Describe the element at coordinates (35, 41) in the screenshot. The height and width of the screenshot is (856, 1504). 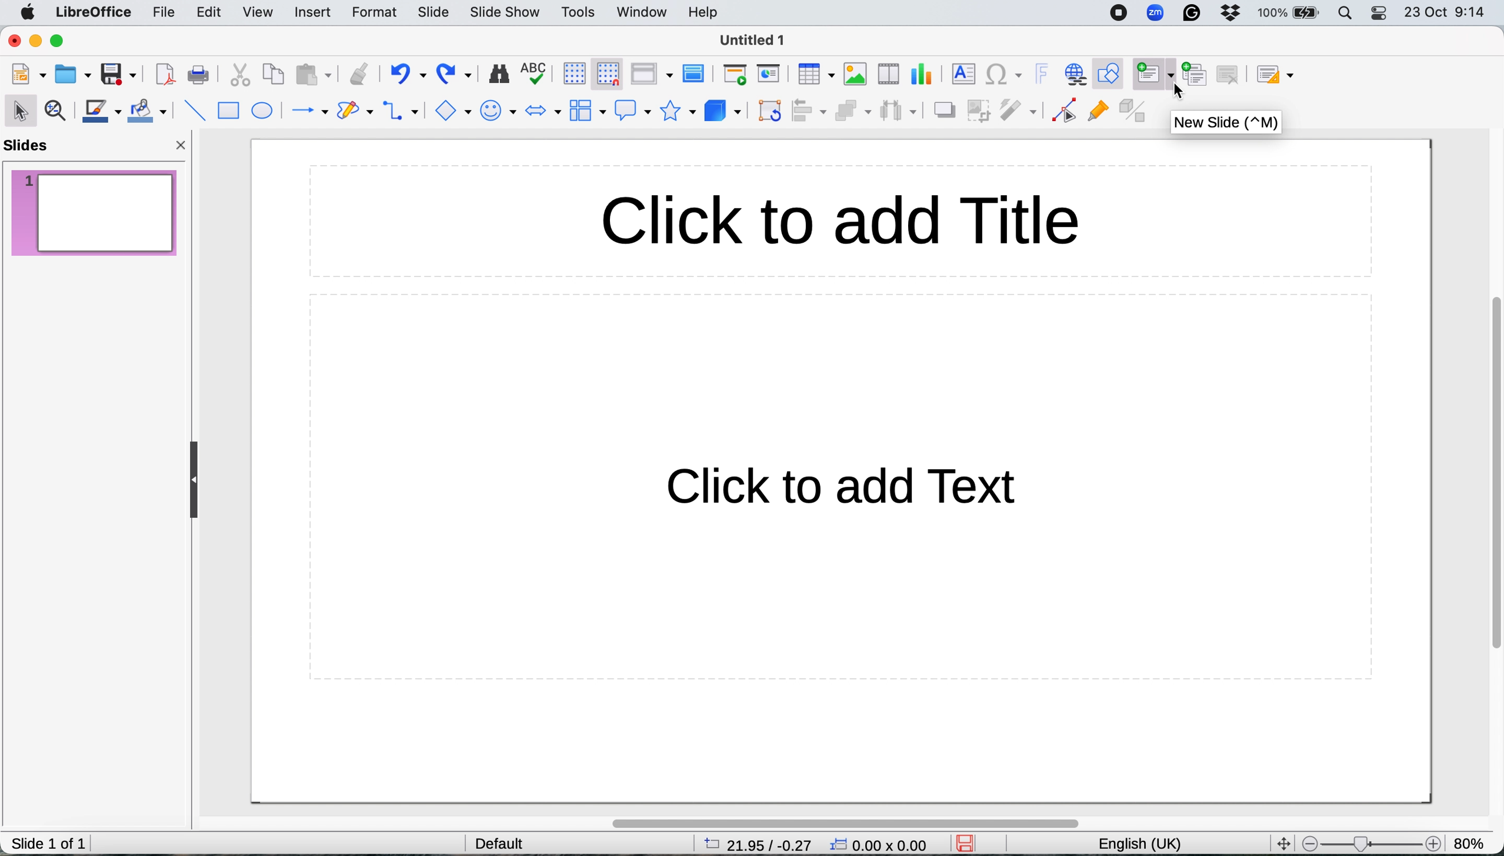
I see `minimise` at that location.